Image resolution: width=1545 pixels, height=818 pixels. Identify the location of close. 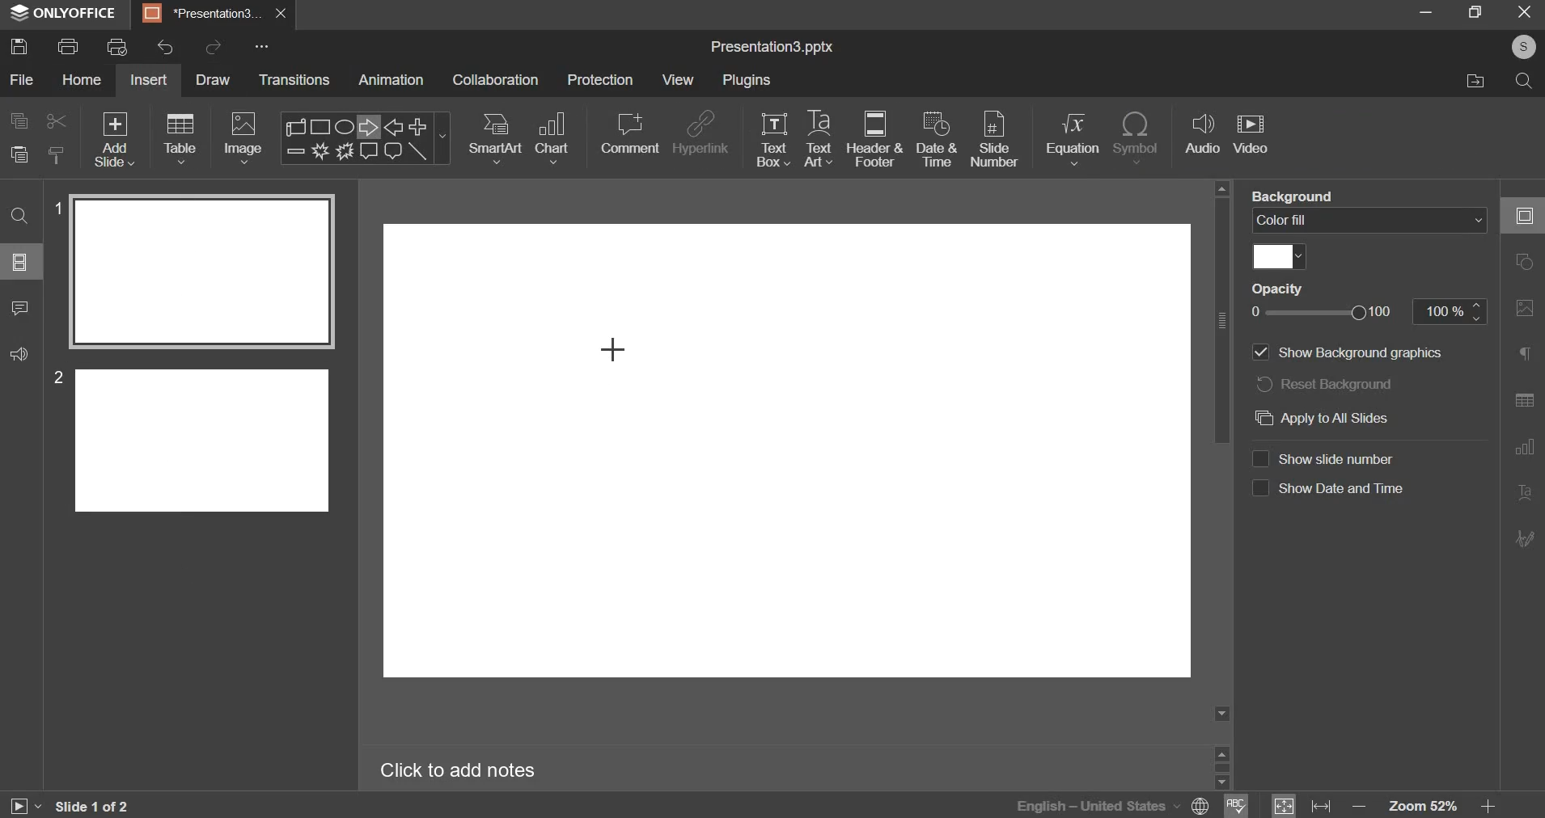
(281, 14).